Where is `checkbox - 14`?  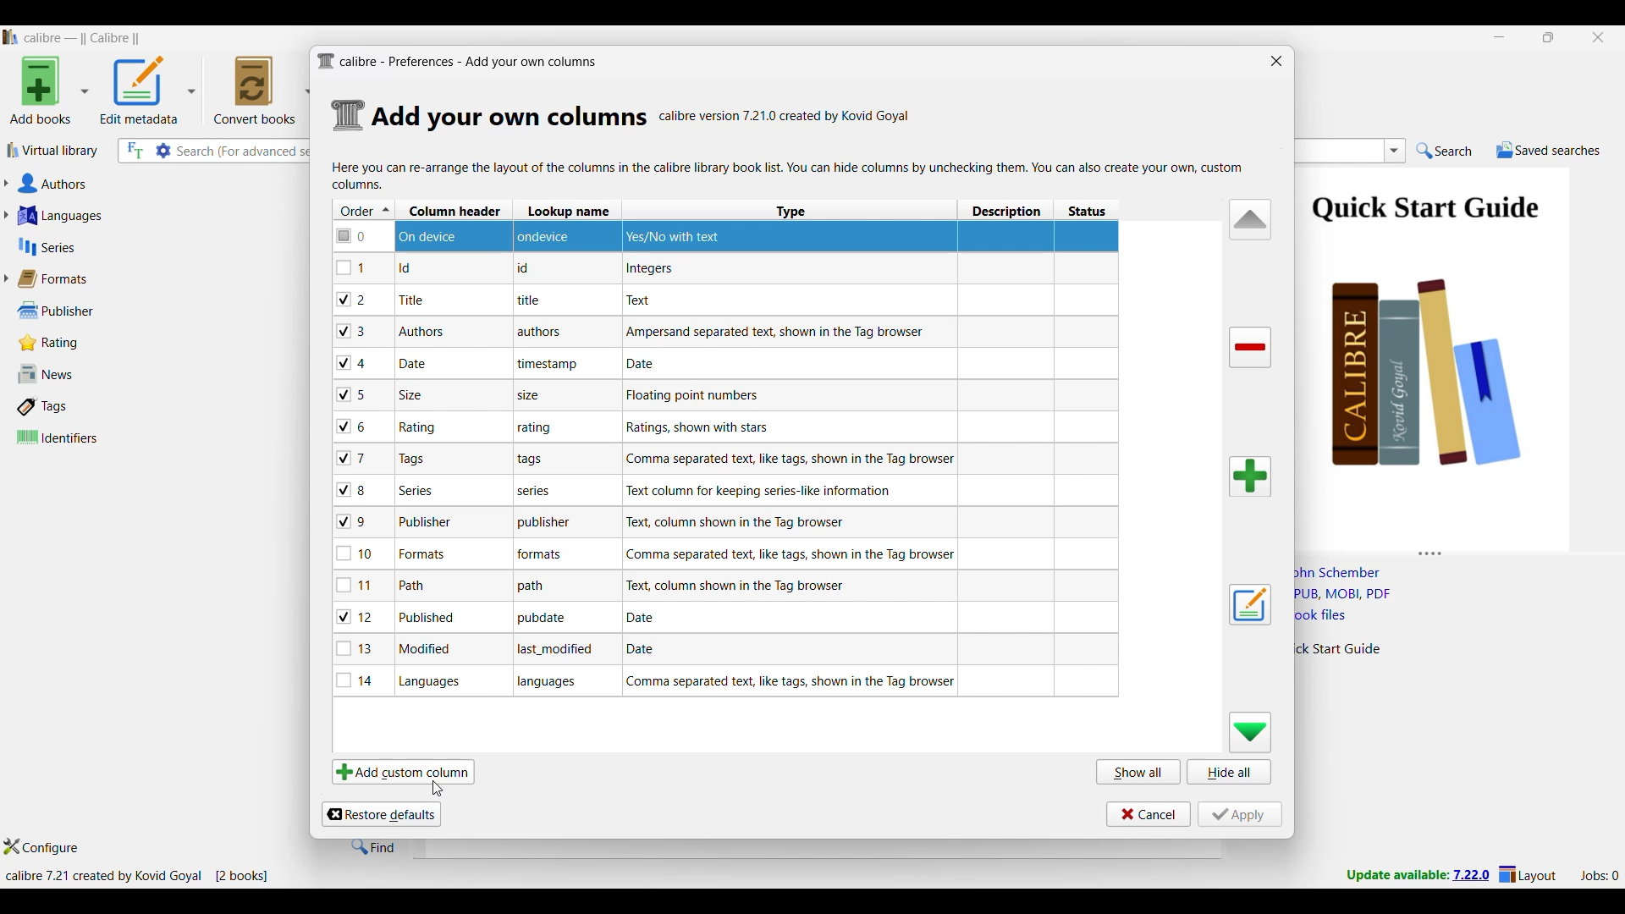
checkbox - 14 is located at coordinates (355, 680).